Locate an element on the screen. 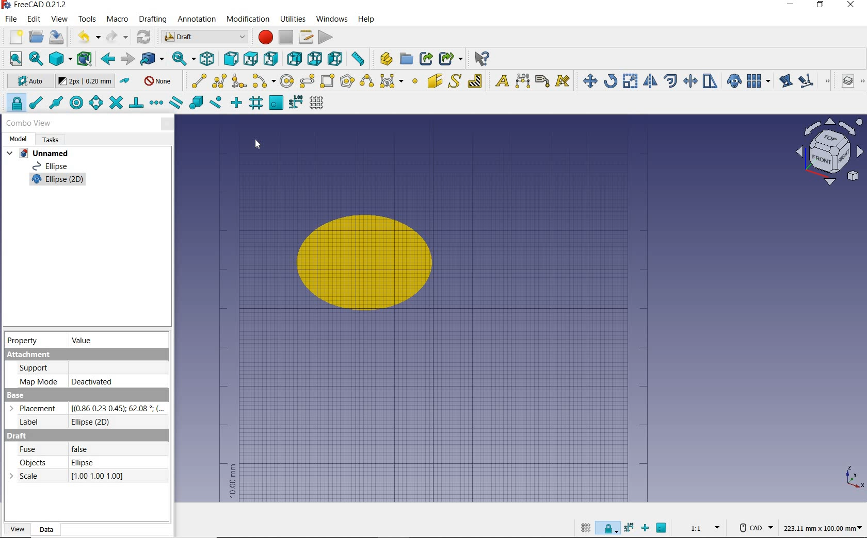 This screenshot has width=867, height=538. macro recording is located at coordinates (263, 38).